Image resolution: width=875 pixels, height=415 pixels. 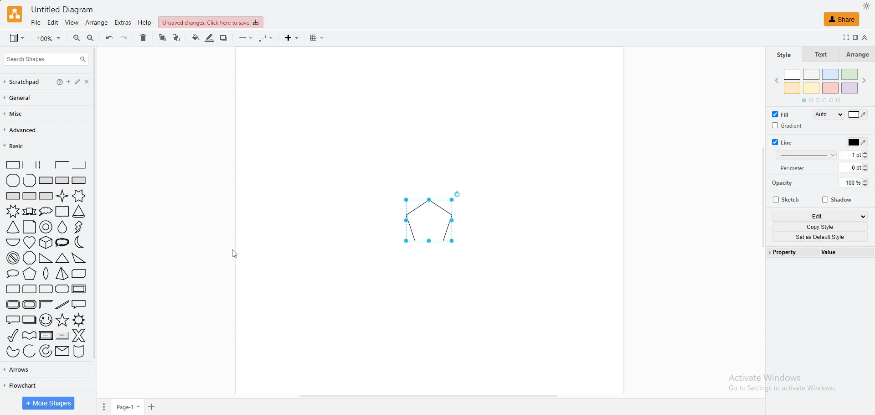 What do you see at coordinates (846, 252) in the screenshot?
I see `value` at bounding box center [846, 252].